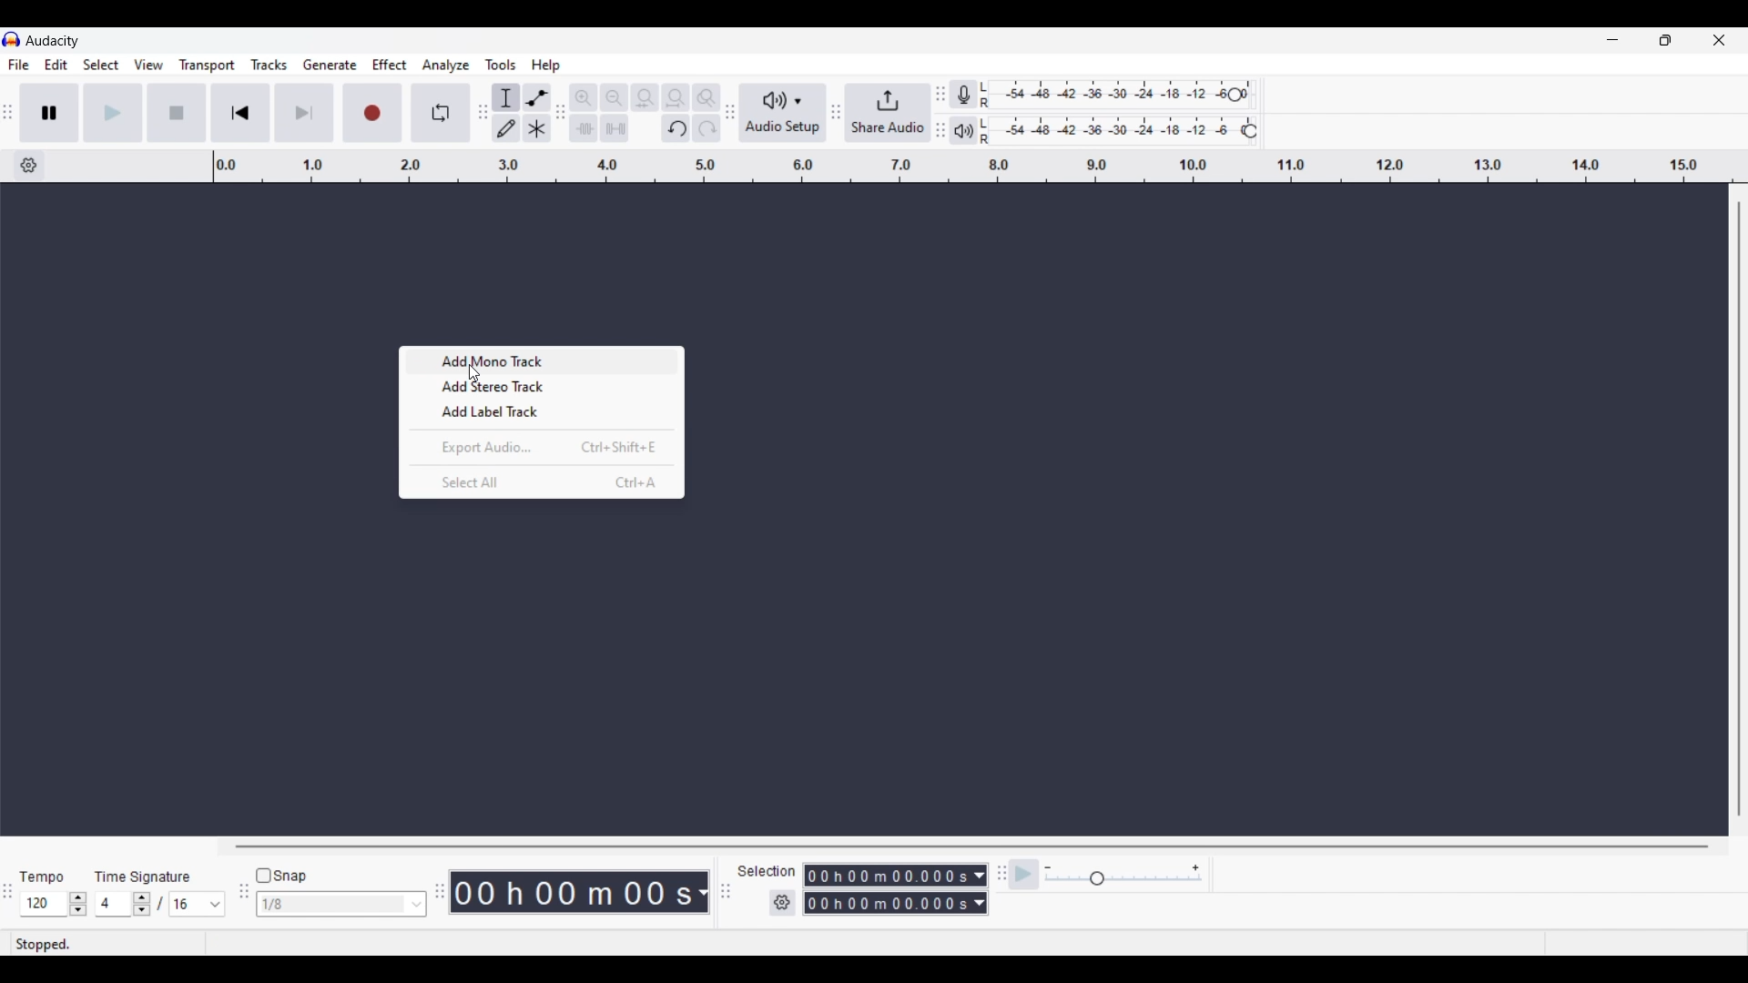  What do you see at coordinates (545, 66) in the screenshot?
I see `Help menu` at bounding box center [545, 66].